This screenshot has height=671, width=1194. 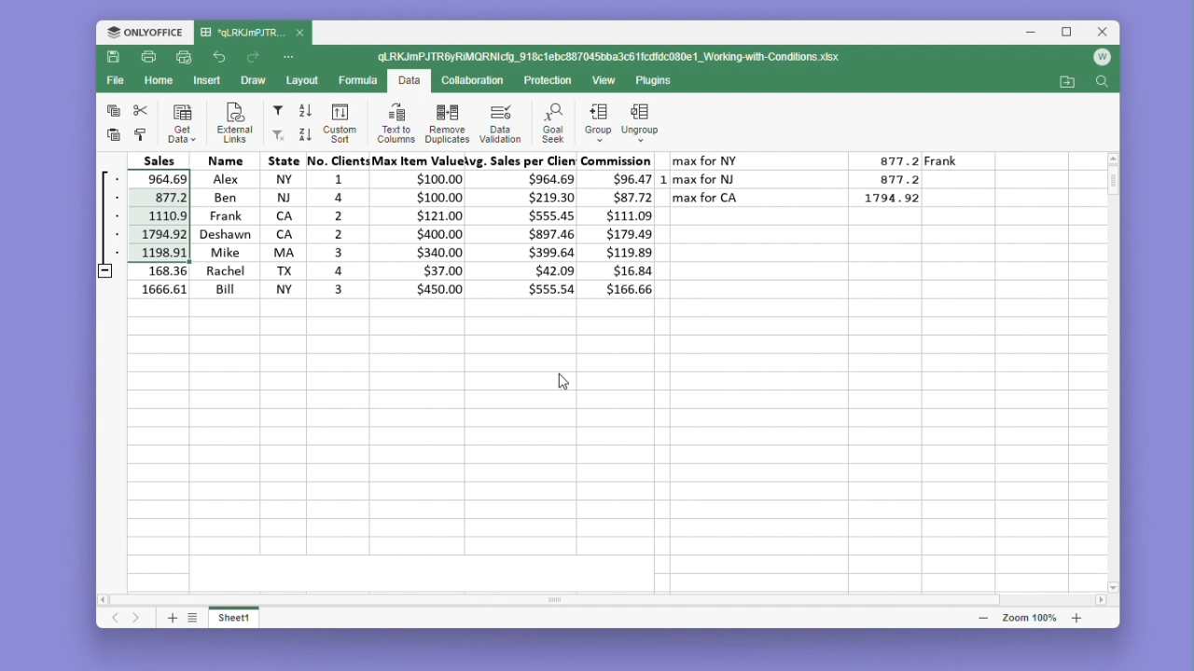 I want to click on Text to columns, so click(x=396, y=122).